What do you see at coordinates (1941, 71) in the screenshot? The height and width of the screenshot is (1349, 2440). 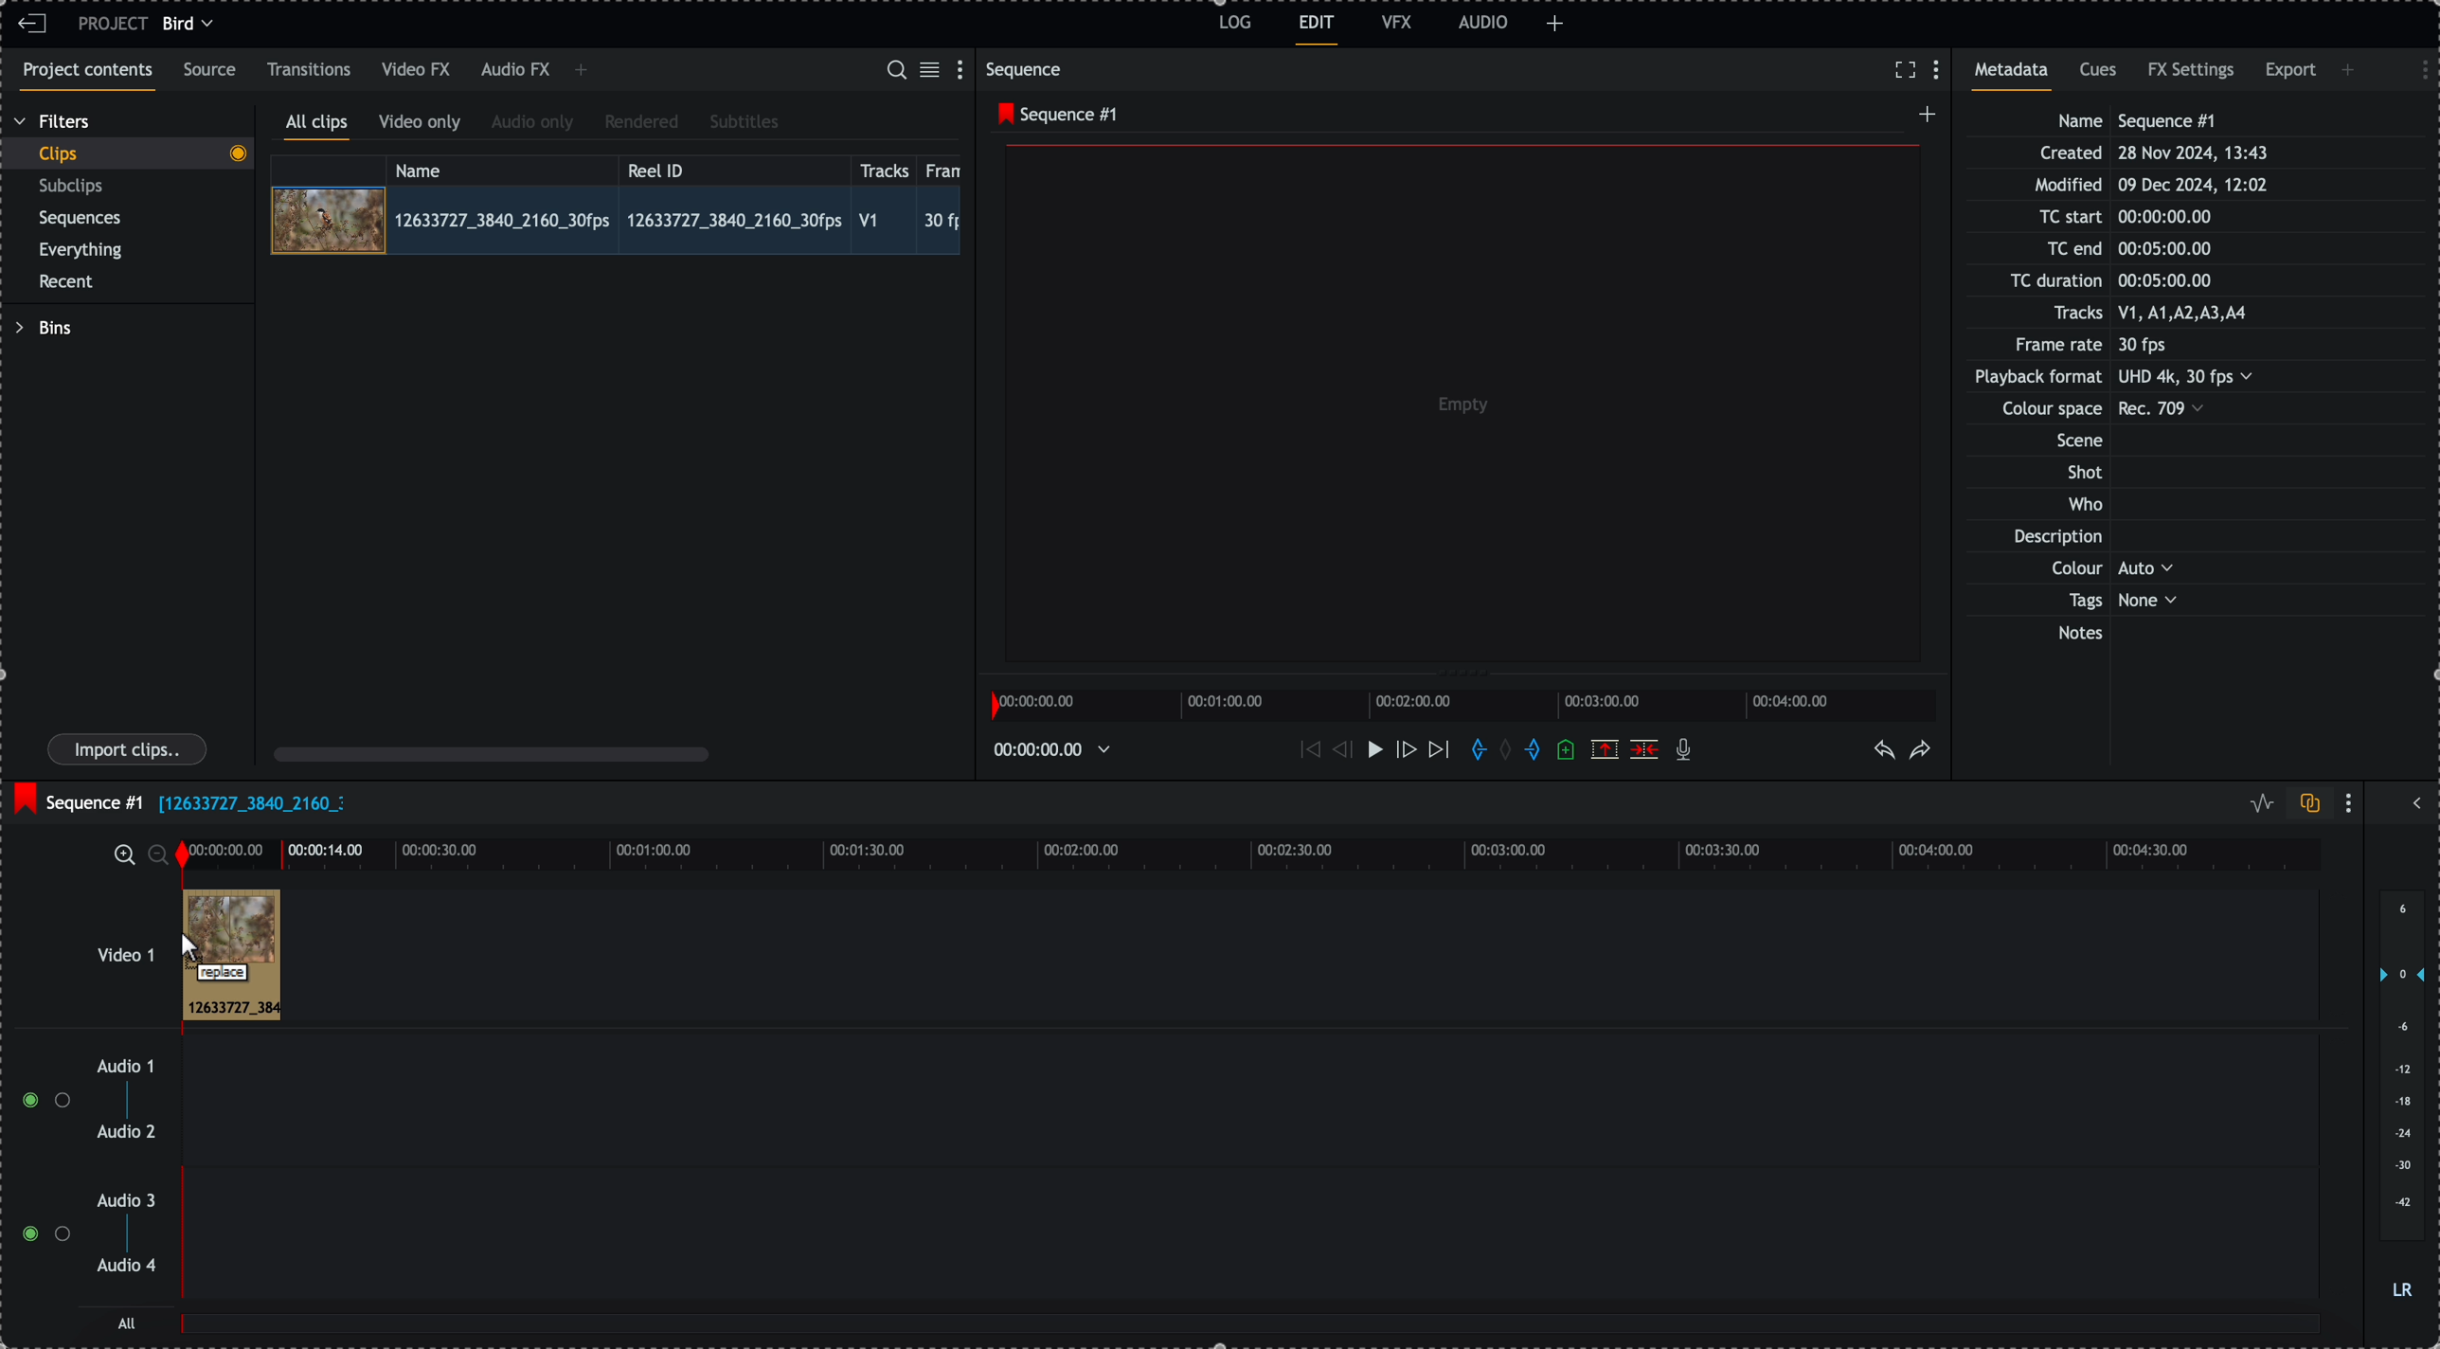 I see `show settings menu` at bounding box center [1941, 71].